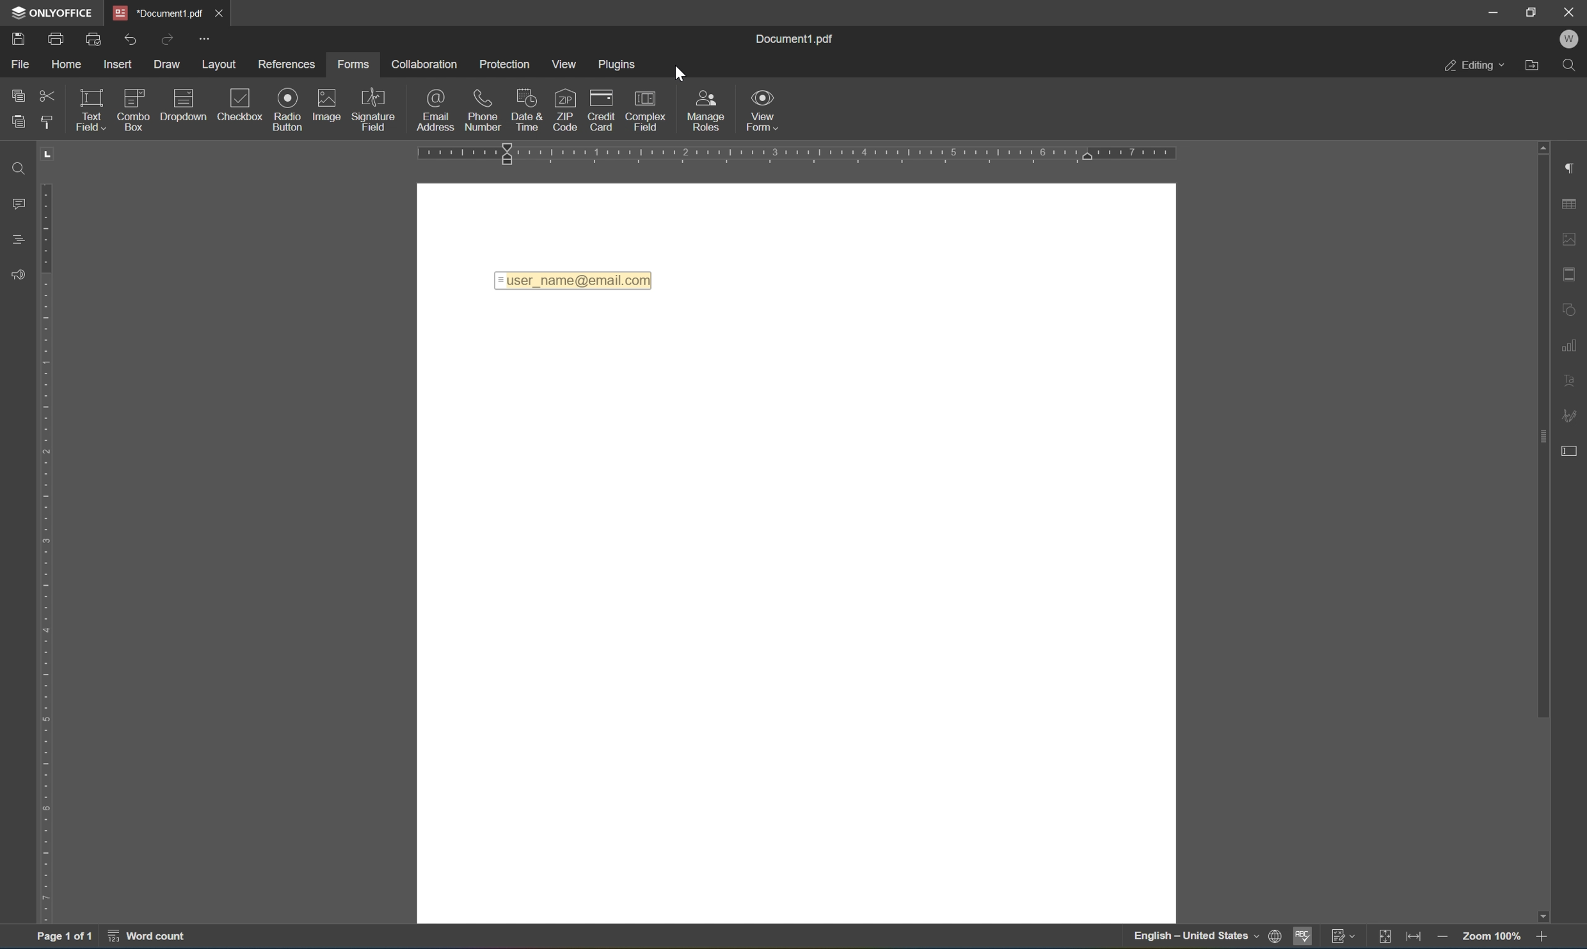 The image size is (1587, 949). I want to click on print, so click(58, 40).